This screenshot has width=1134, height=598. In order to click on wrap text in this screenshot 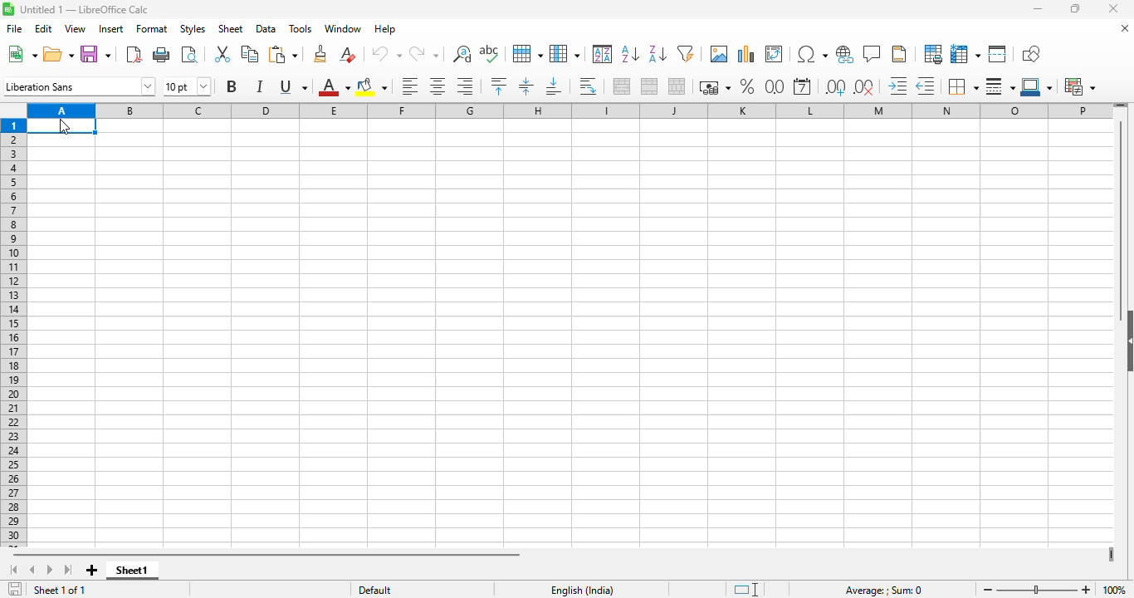, I will do `click(589, 87)`.